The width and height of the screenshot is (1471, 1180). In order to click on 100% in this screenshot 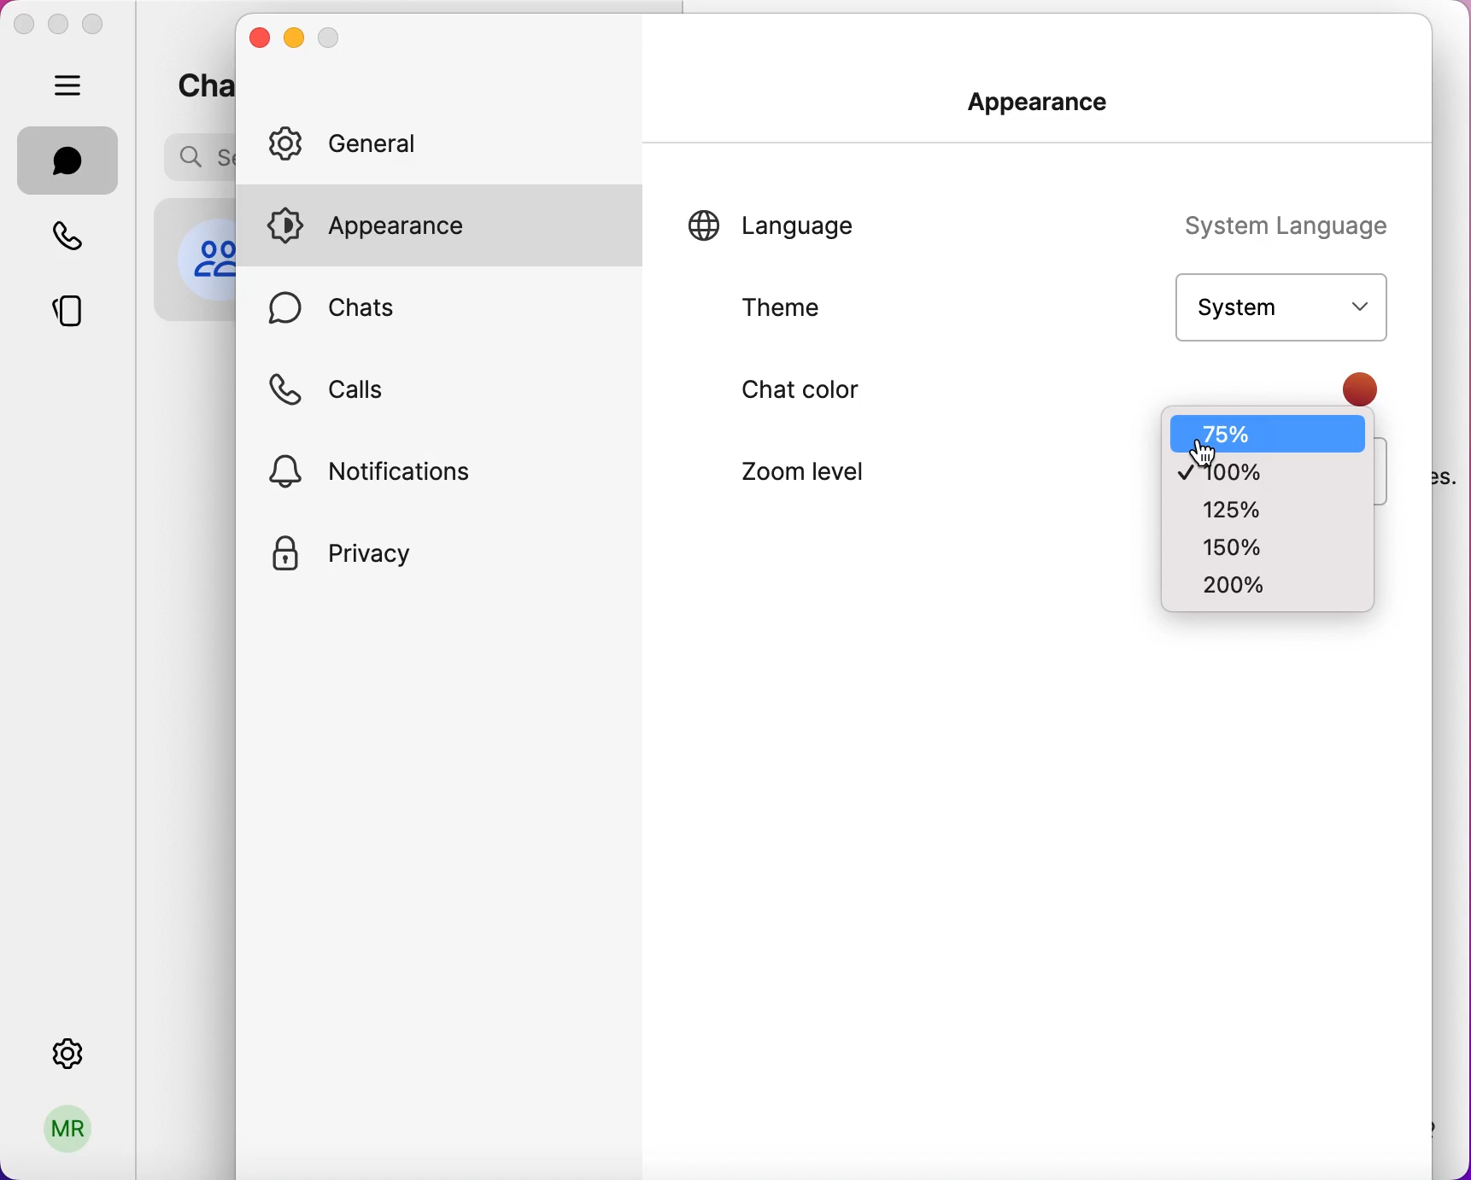, I will do `click(1275, 473)`.